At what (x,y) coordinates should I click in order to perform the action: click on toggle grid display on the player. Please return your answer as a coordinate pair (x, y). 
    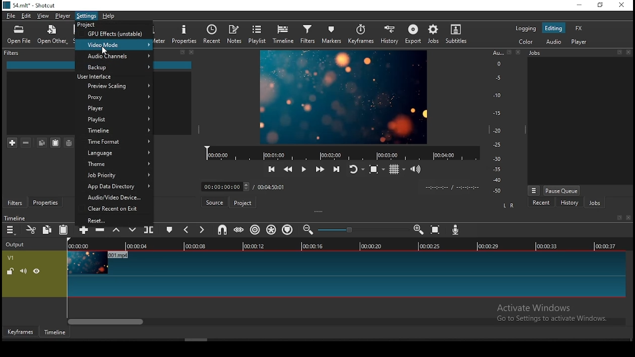
    Looking at the image, I should click on (397, 168).